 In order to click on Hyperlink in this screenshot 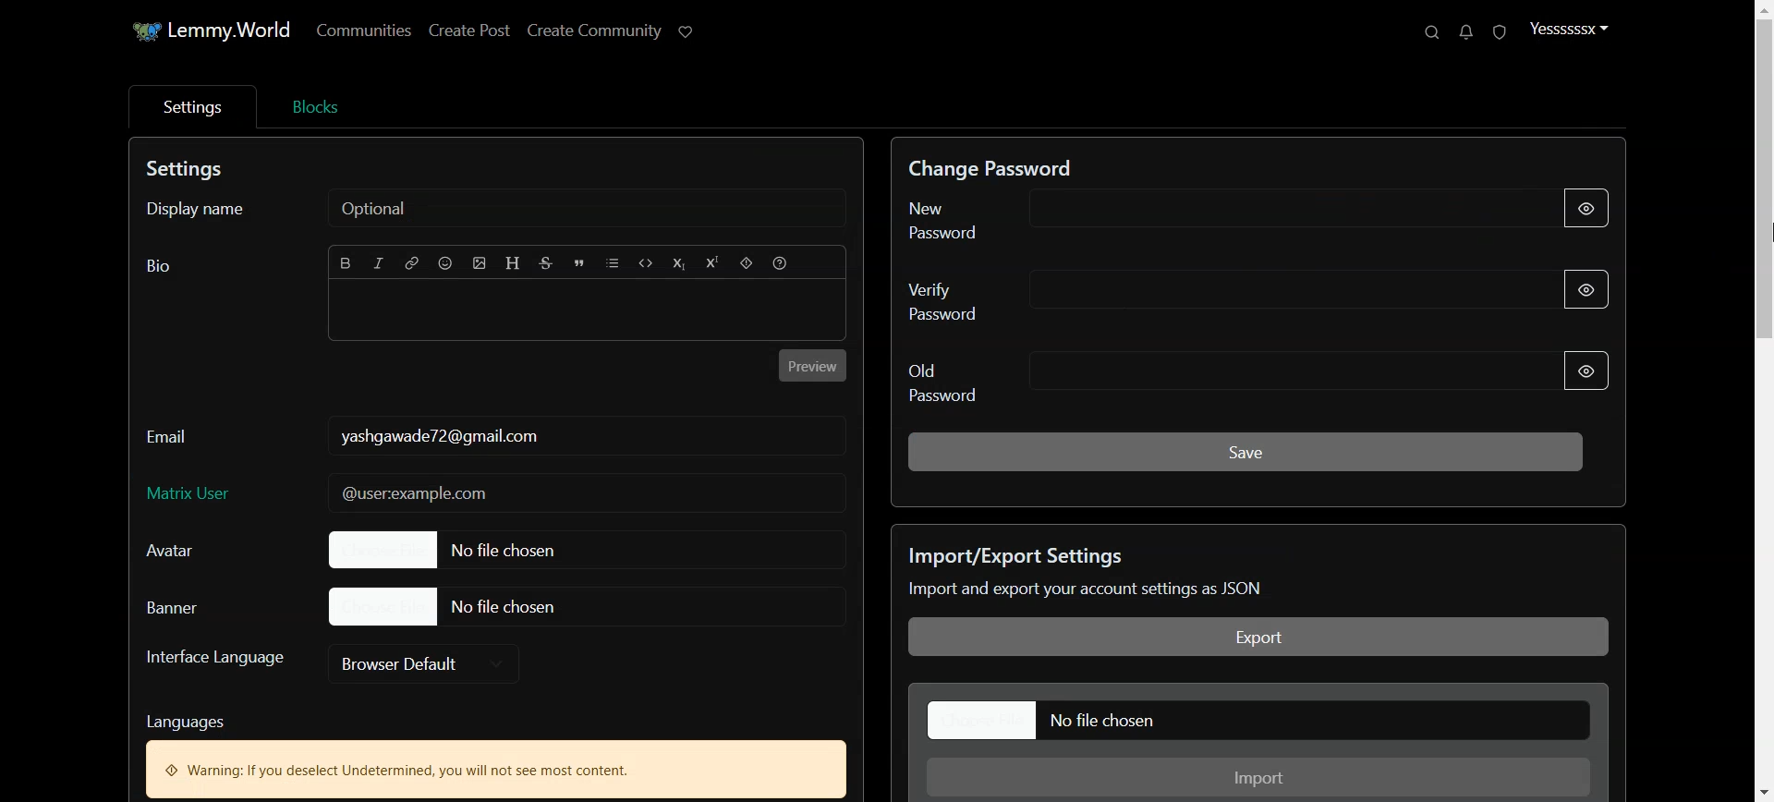, I will do `click(410, 263)`.